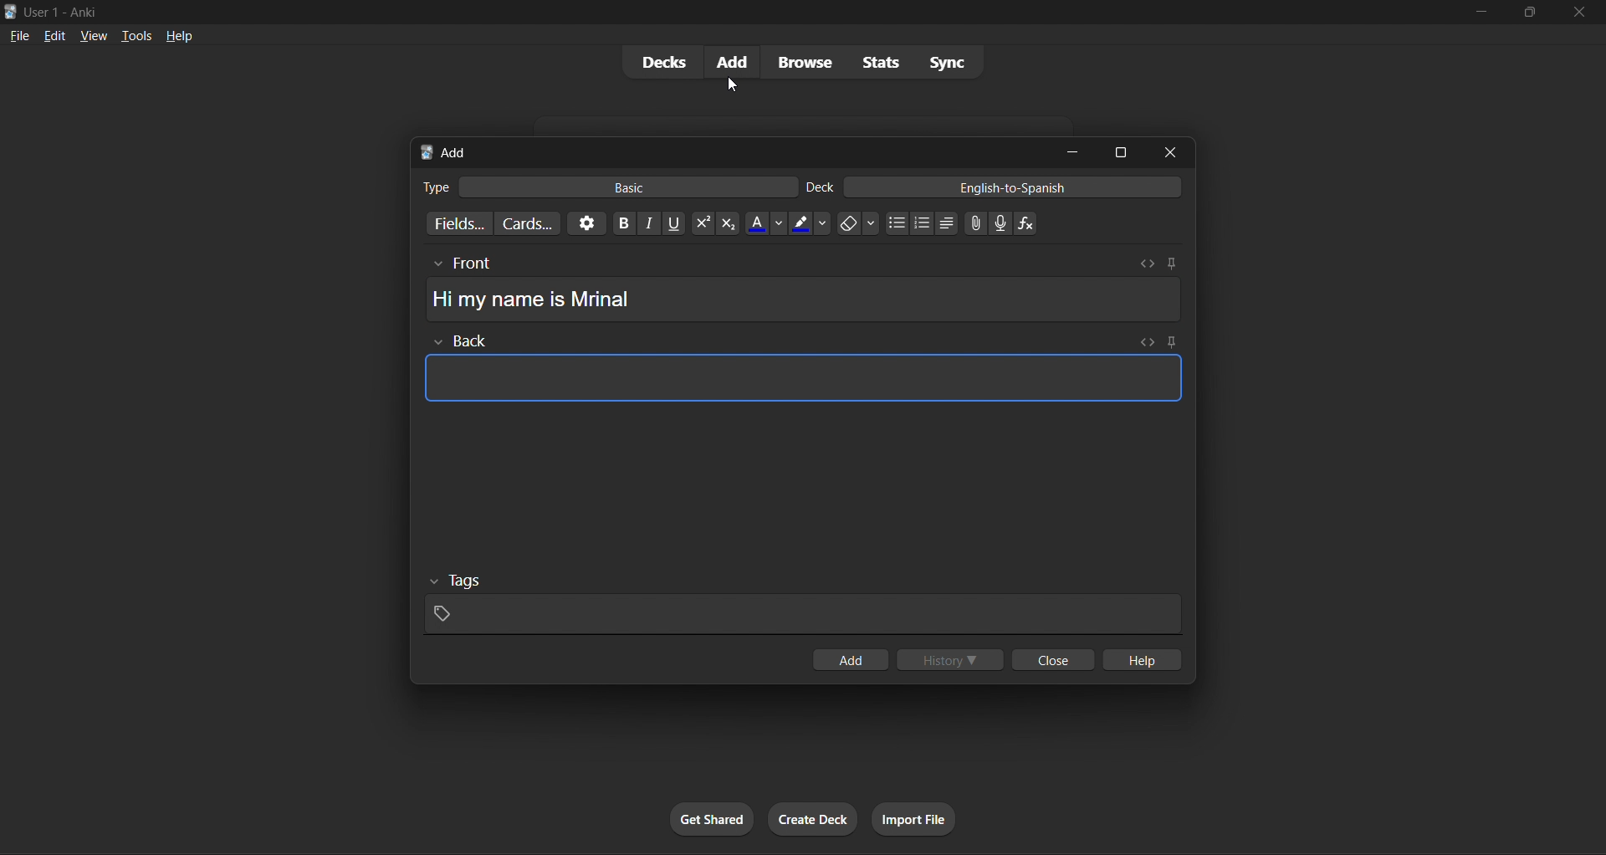 This screenshot has width=1606, height=855. I want to click on stats, so click(875, 62).